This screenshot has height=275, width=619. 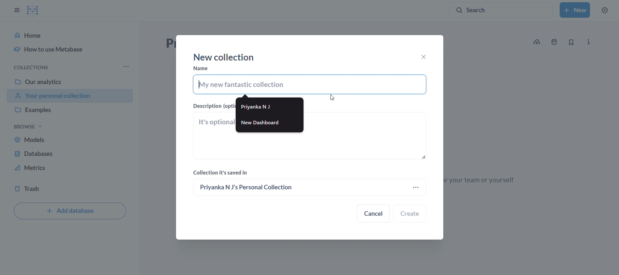 I want to click on Cancel, so click(x=374, y=214).